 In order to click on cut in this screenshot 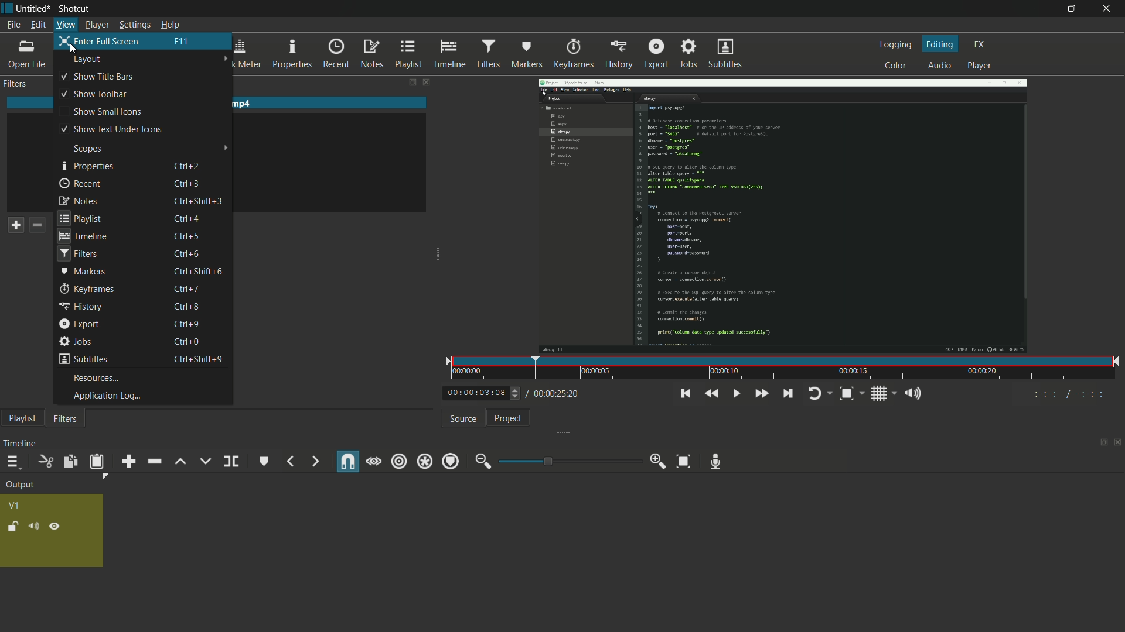, I will do `click(46, 462)`.